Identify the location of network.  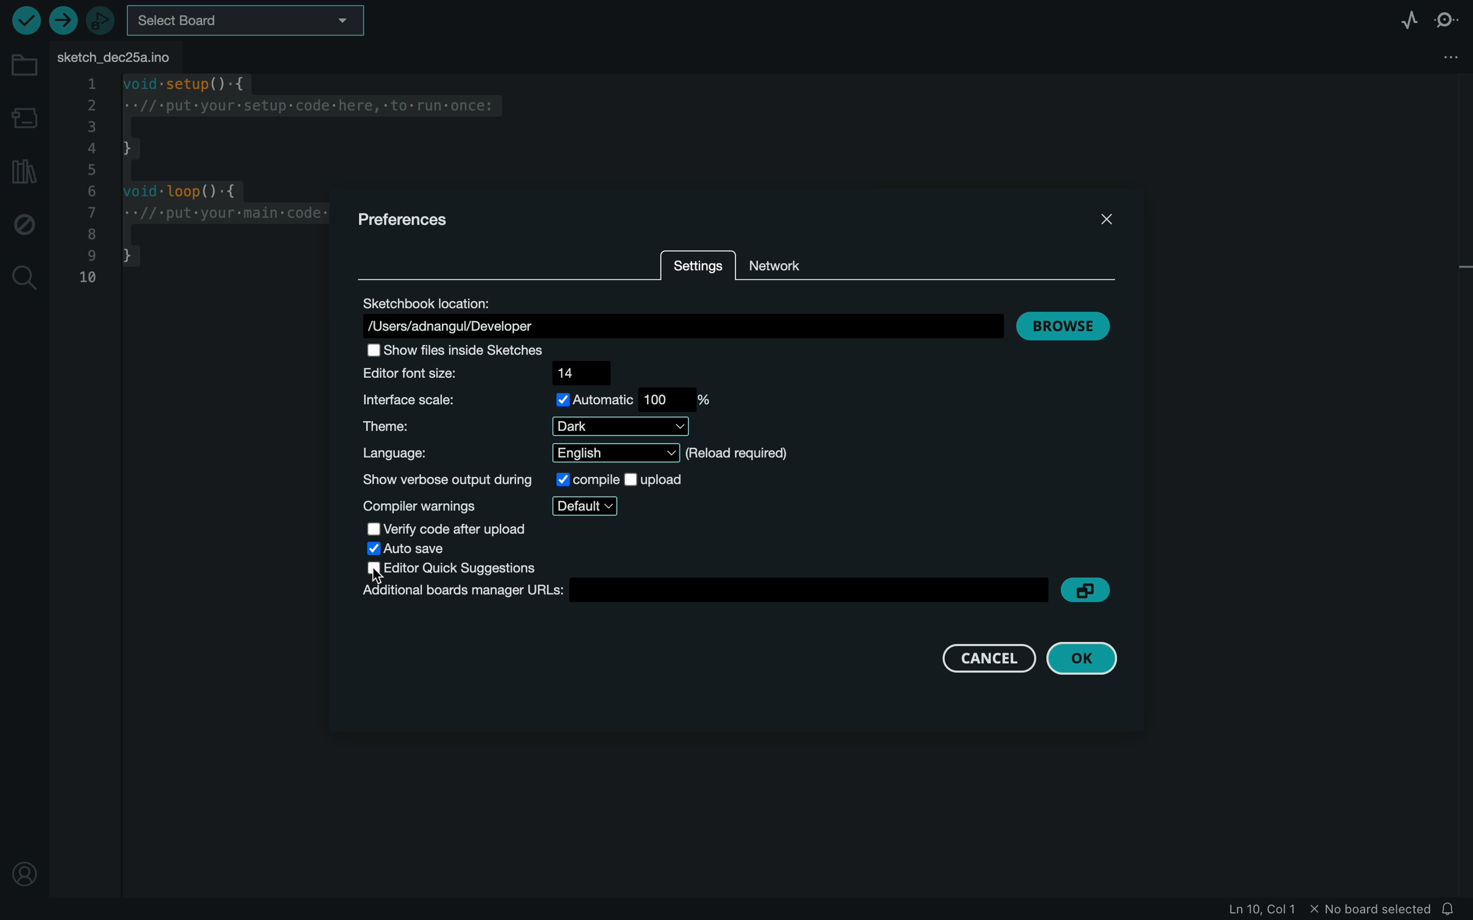
(781, 260).